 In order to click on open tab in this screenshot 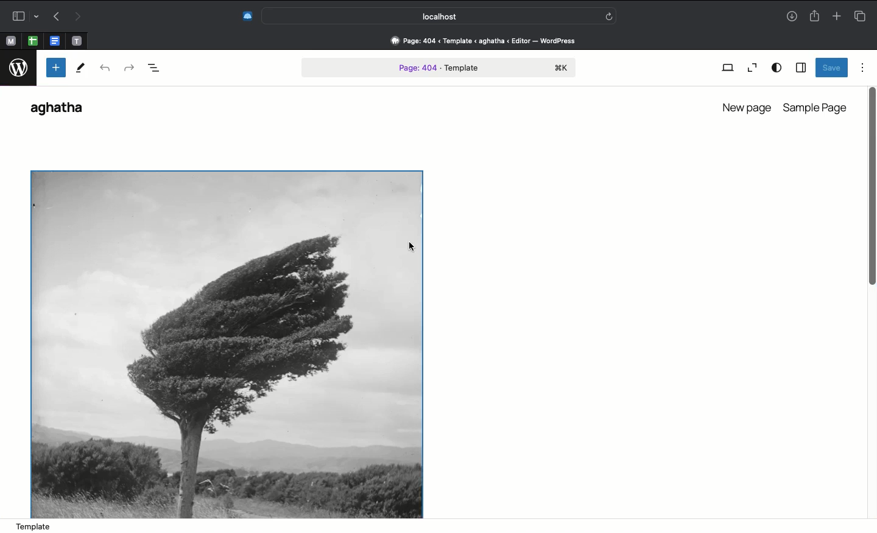, I will do `click(77, 41)`.